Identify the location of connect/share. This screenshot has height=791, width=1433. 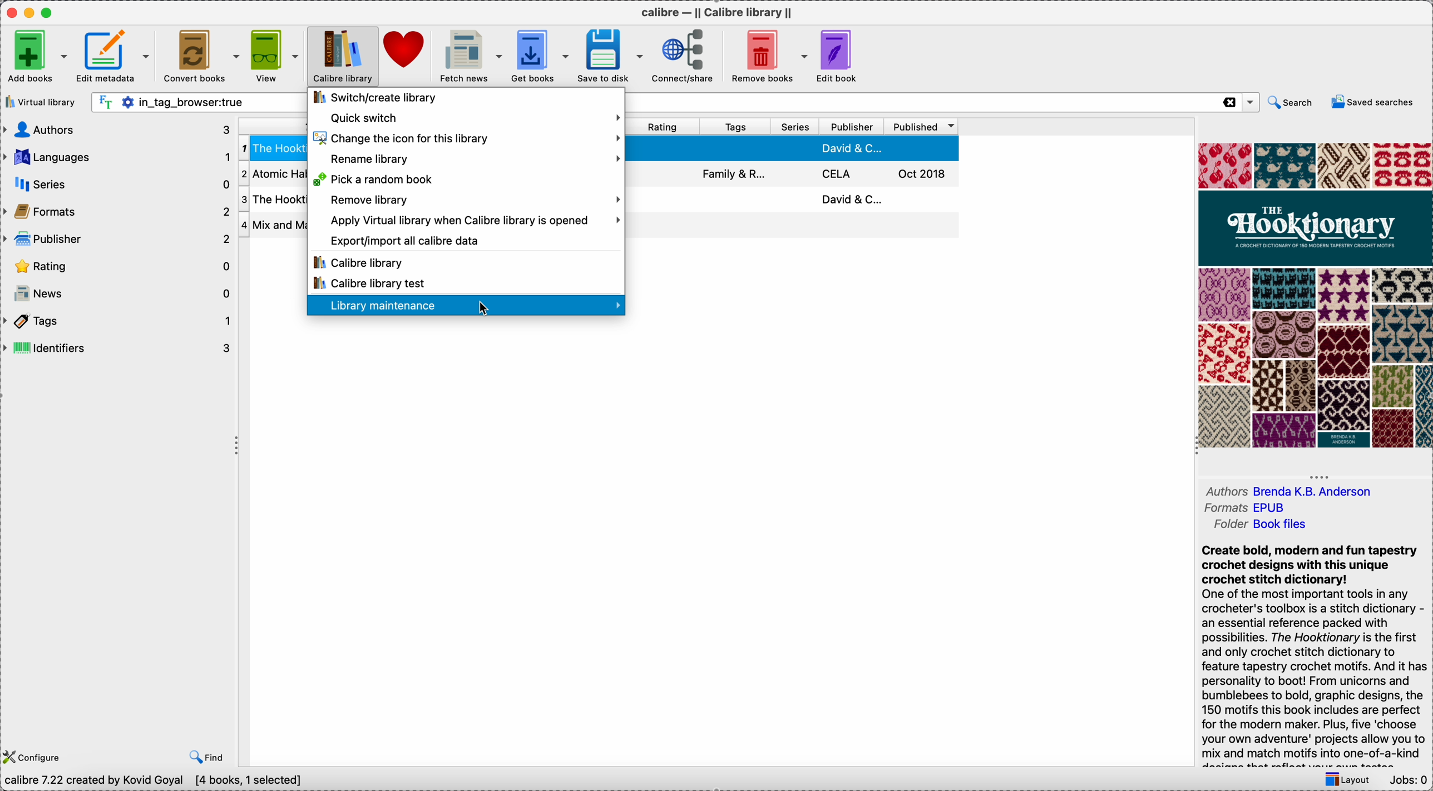
(683, 57).